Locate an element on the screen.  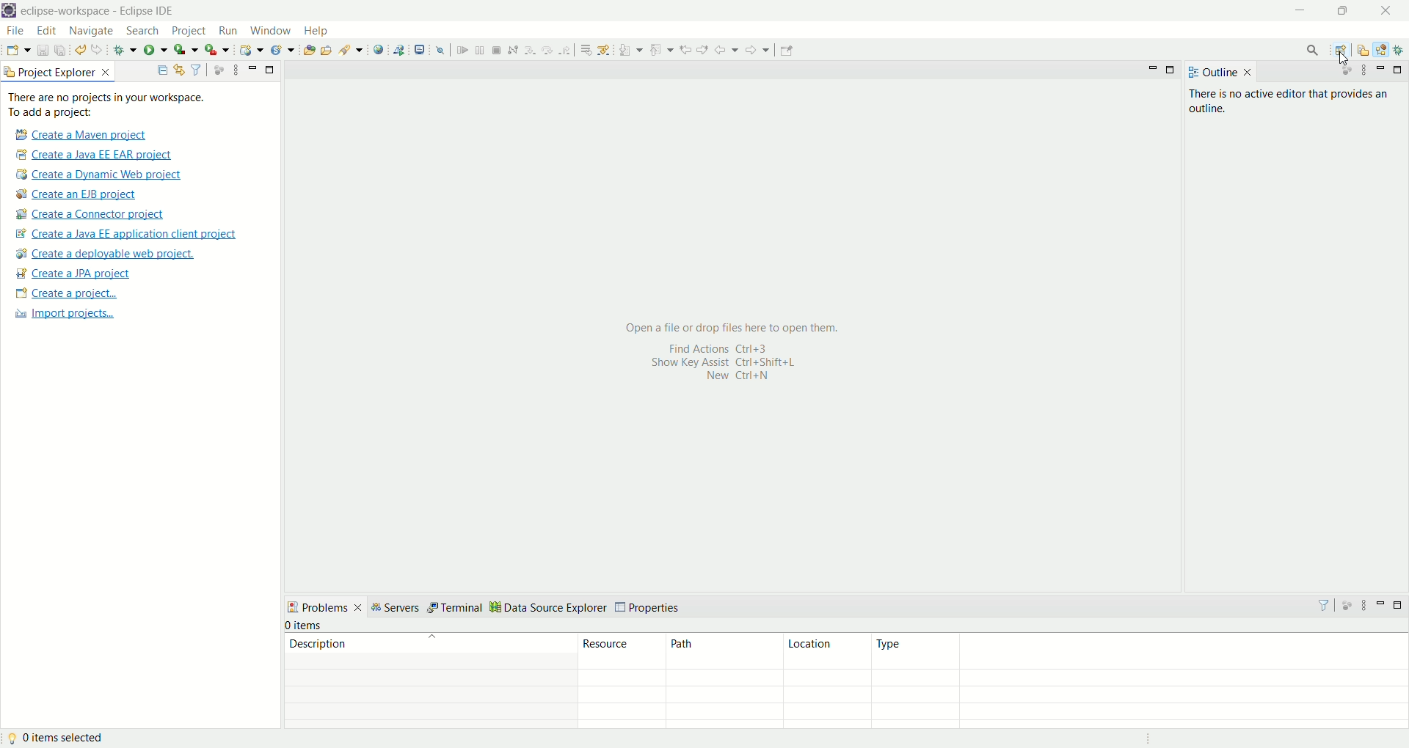
logo is located at coordinates (10, 11).